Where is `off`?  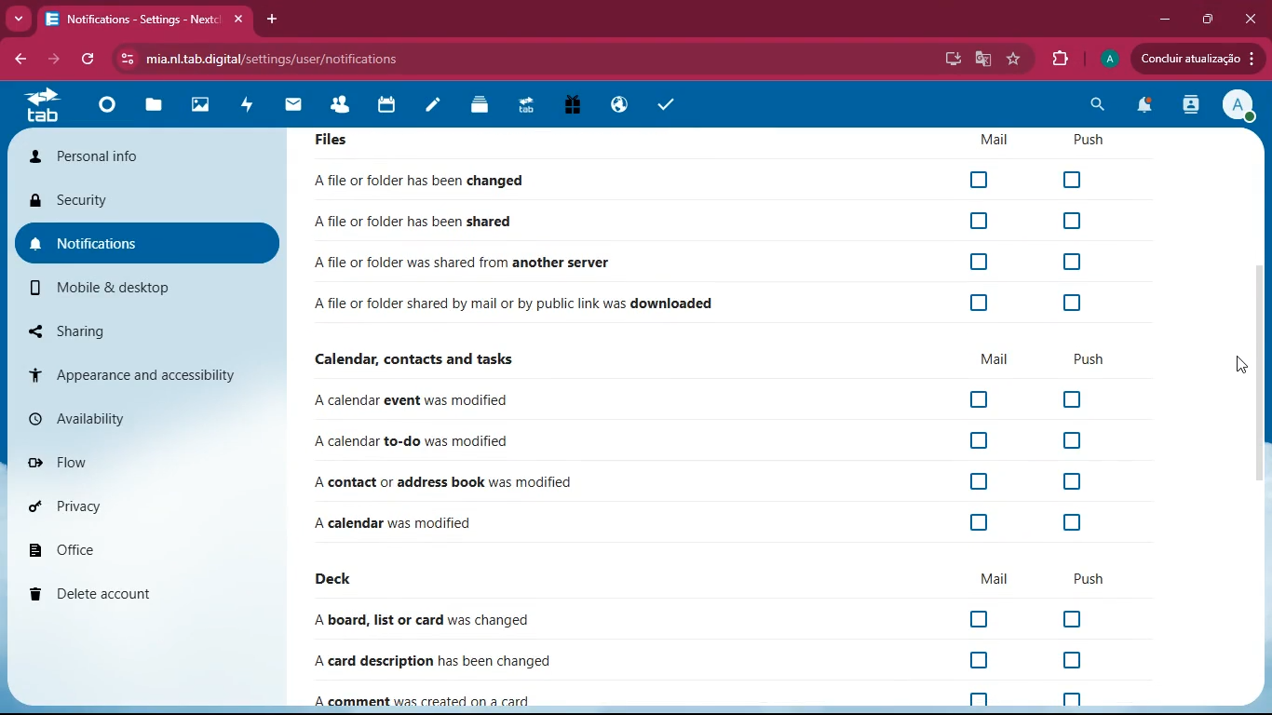
off is located at coordinates (980, 524).